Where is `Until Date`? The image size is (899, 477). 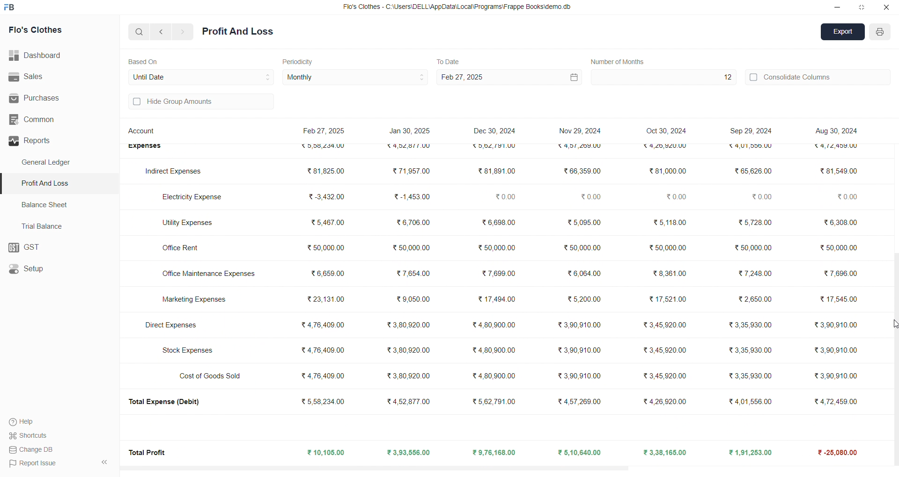 Until Date is located at coordinates (201, 76).